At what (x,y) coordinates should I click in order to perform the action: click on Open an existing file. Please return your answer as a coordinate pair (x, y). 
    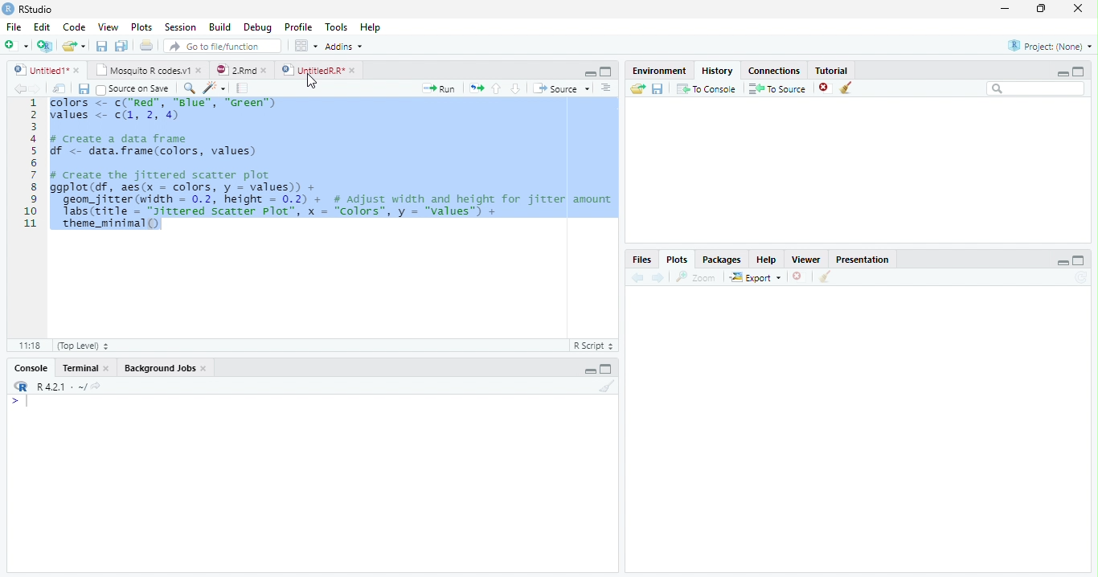
    Looking at the image, I should click on (68, 46).